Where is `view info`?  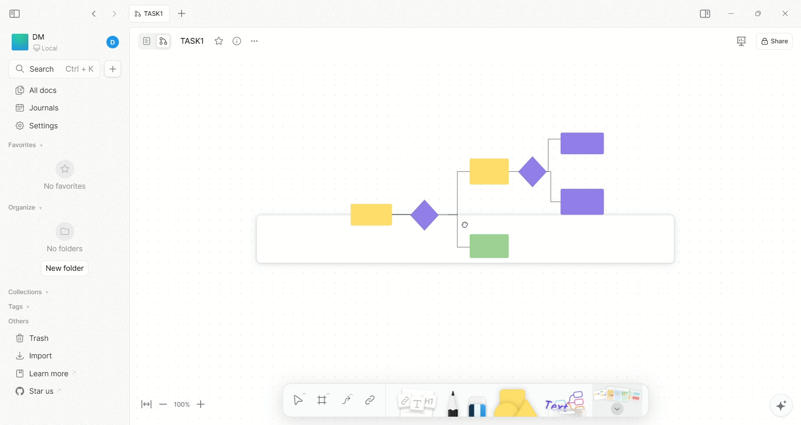
view info is located at coordinates (238, 41).